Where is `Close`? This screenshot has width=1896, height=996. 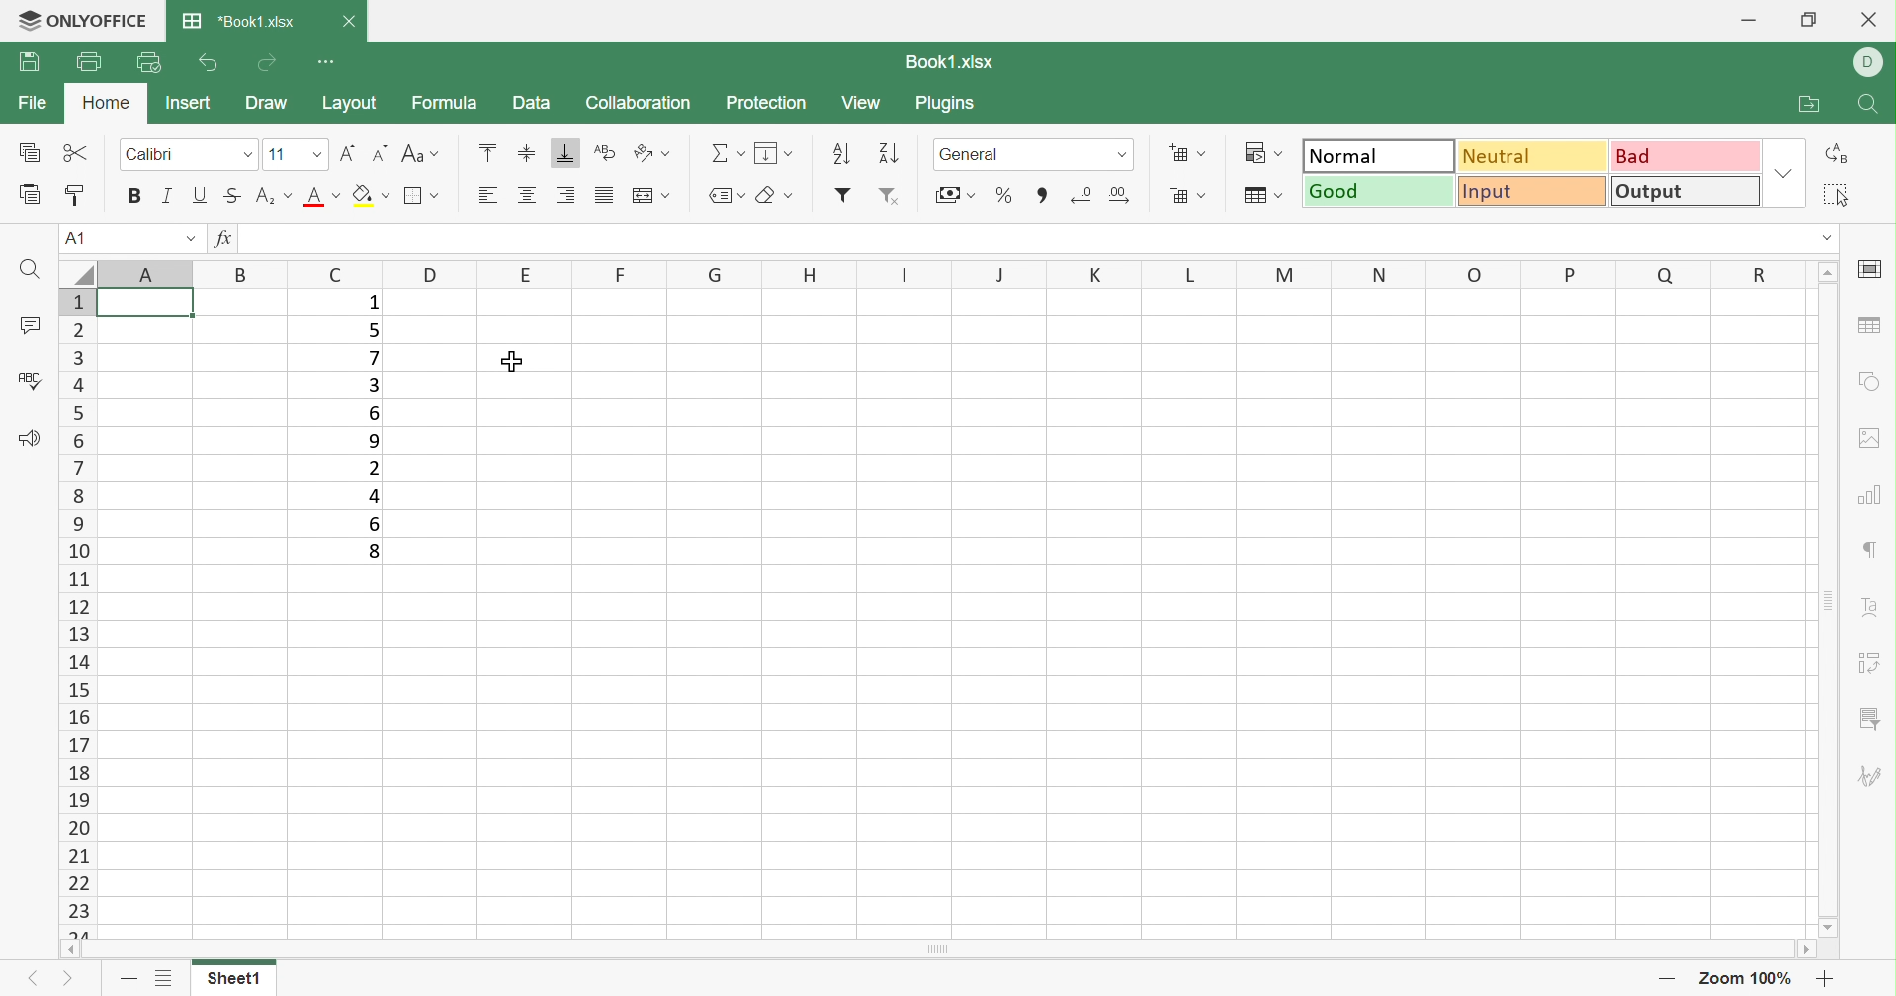
Close is located at coordinates (354, 21).